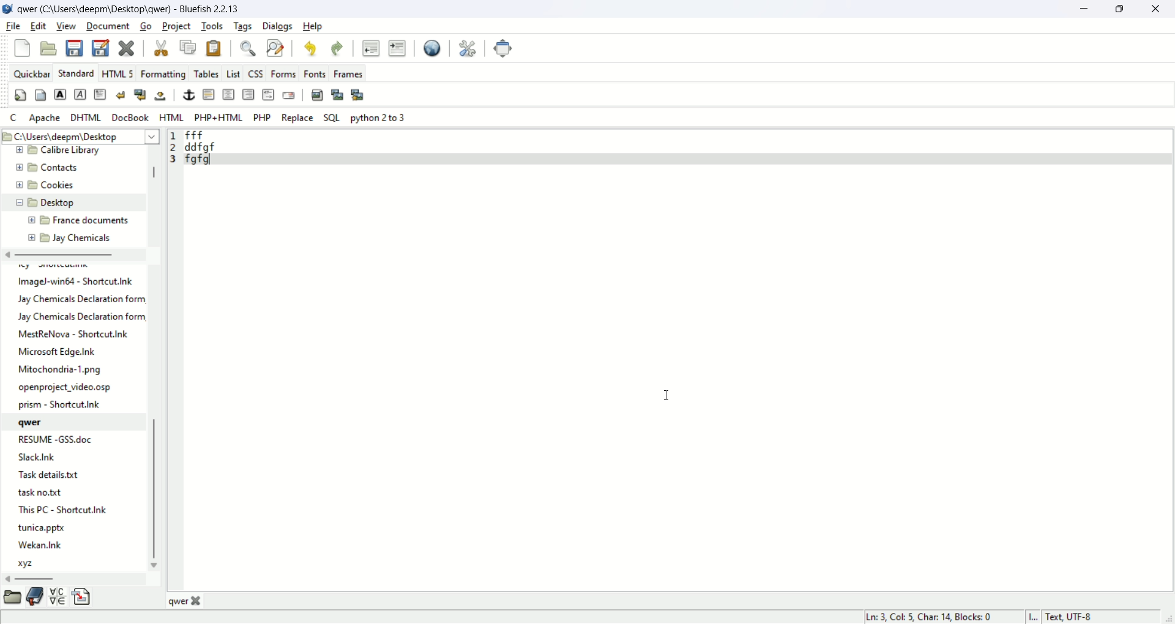 The width and height of the screenshot is (1175, 624). What do you see at coordinates (65, 25) in the screenshot?
I see `view` at bounding box center [65, 25].